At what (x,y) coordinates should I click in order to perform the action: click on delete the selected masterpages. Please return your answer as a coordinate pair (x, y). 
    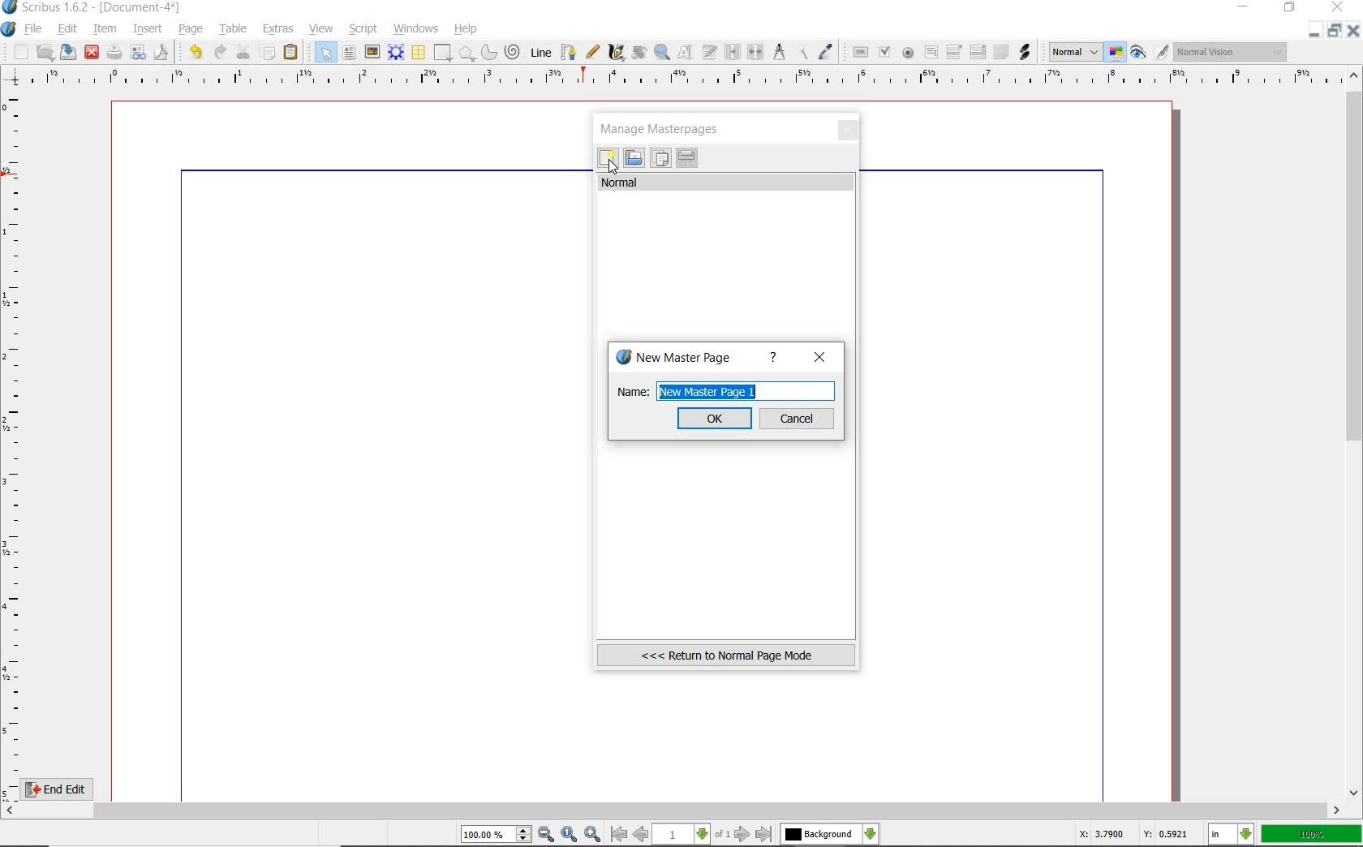
    Looking at the image, I should click on (687, 158).